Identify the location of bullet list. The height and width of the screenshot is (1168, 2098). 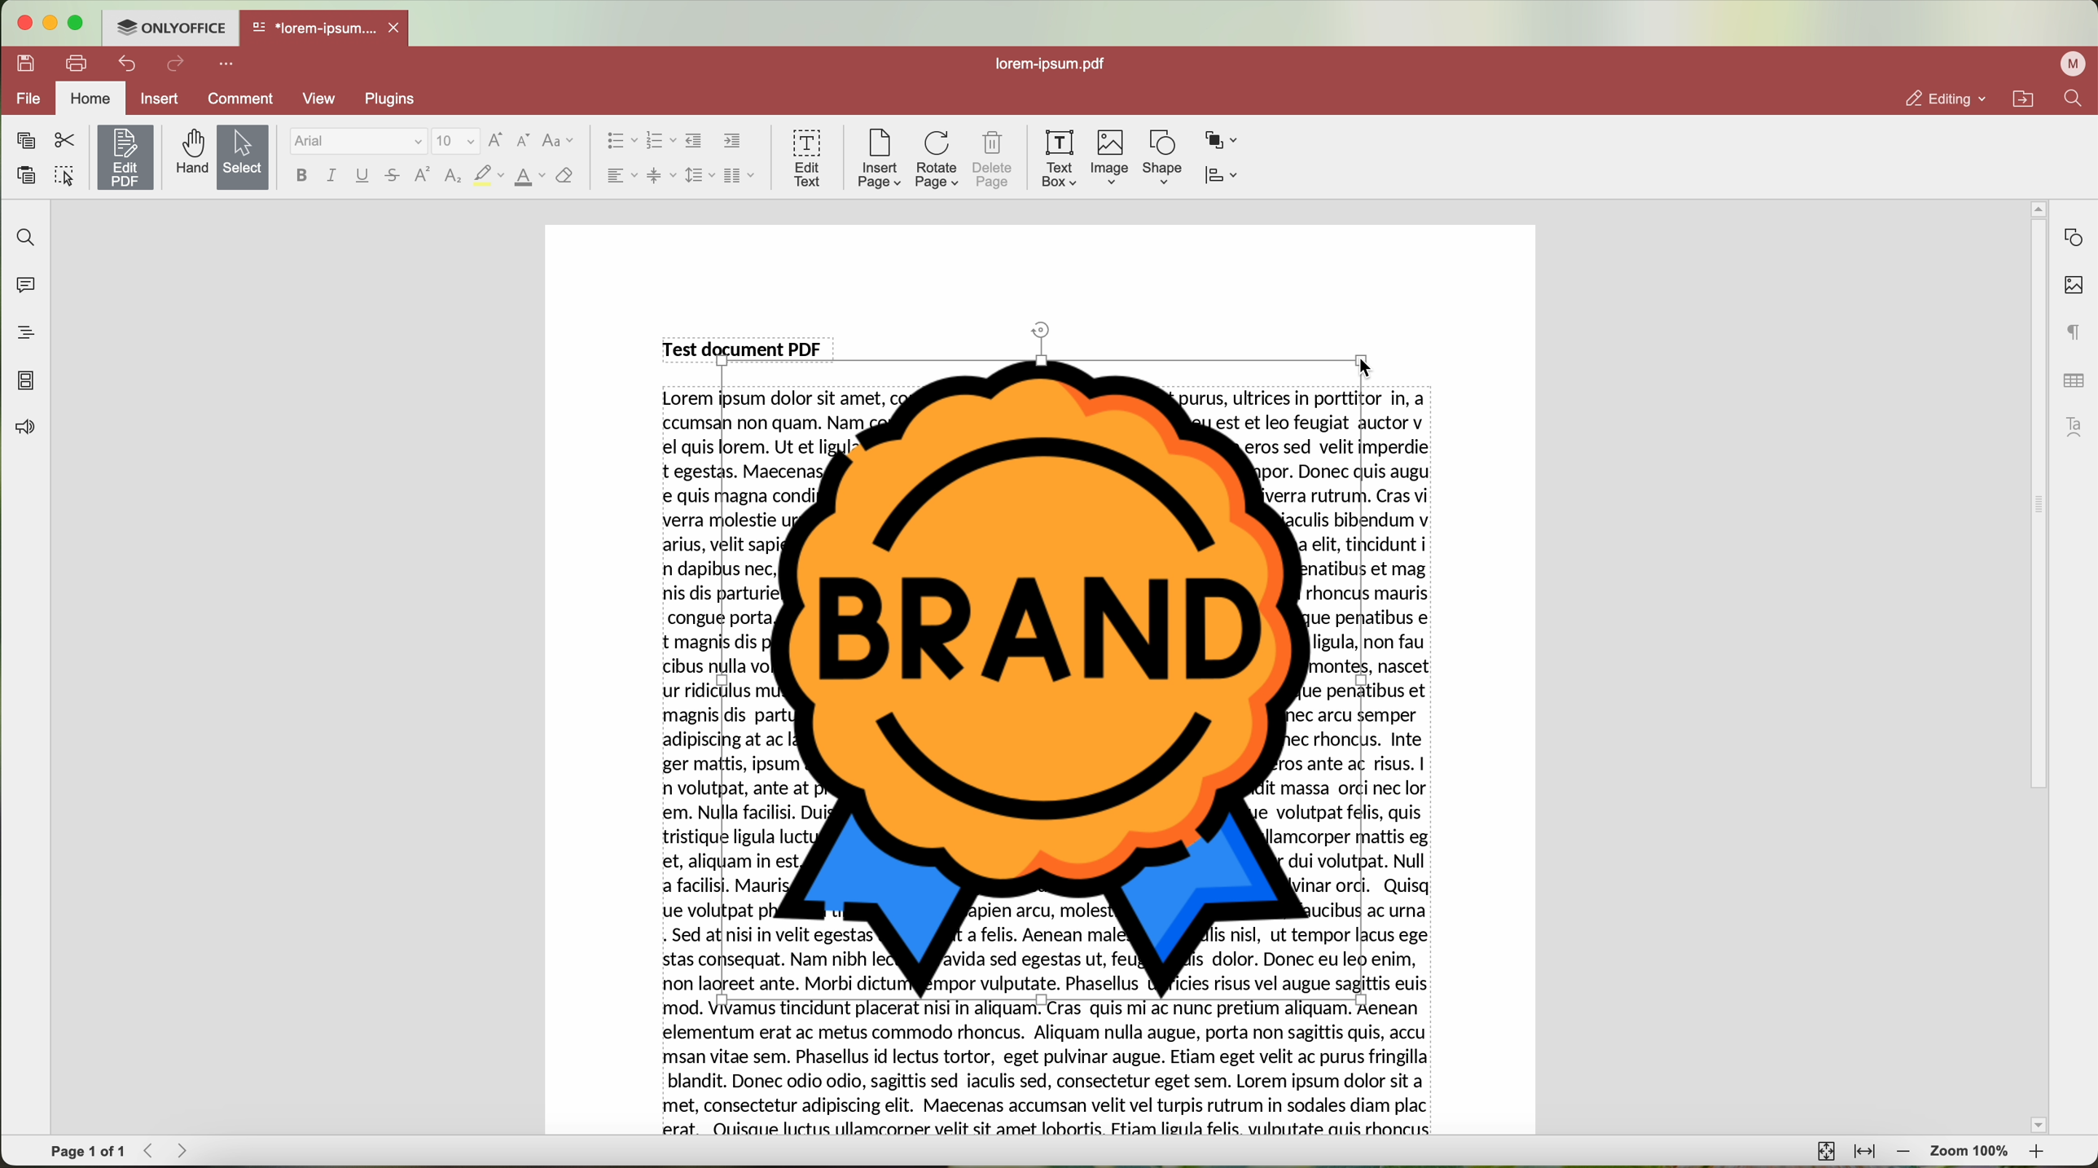
(617, 142).